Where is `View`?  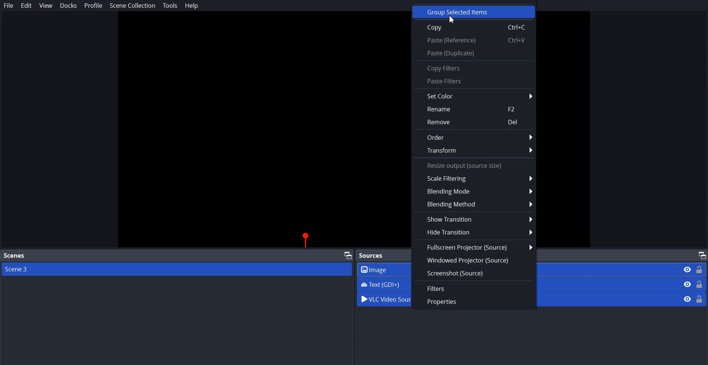
View is located at coordinates (46, 6).